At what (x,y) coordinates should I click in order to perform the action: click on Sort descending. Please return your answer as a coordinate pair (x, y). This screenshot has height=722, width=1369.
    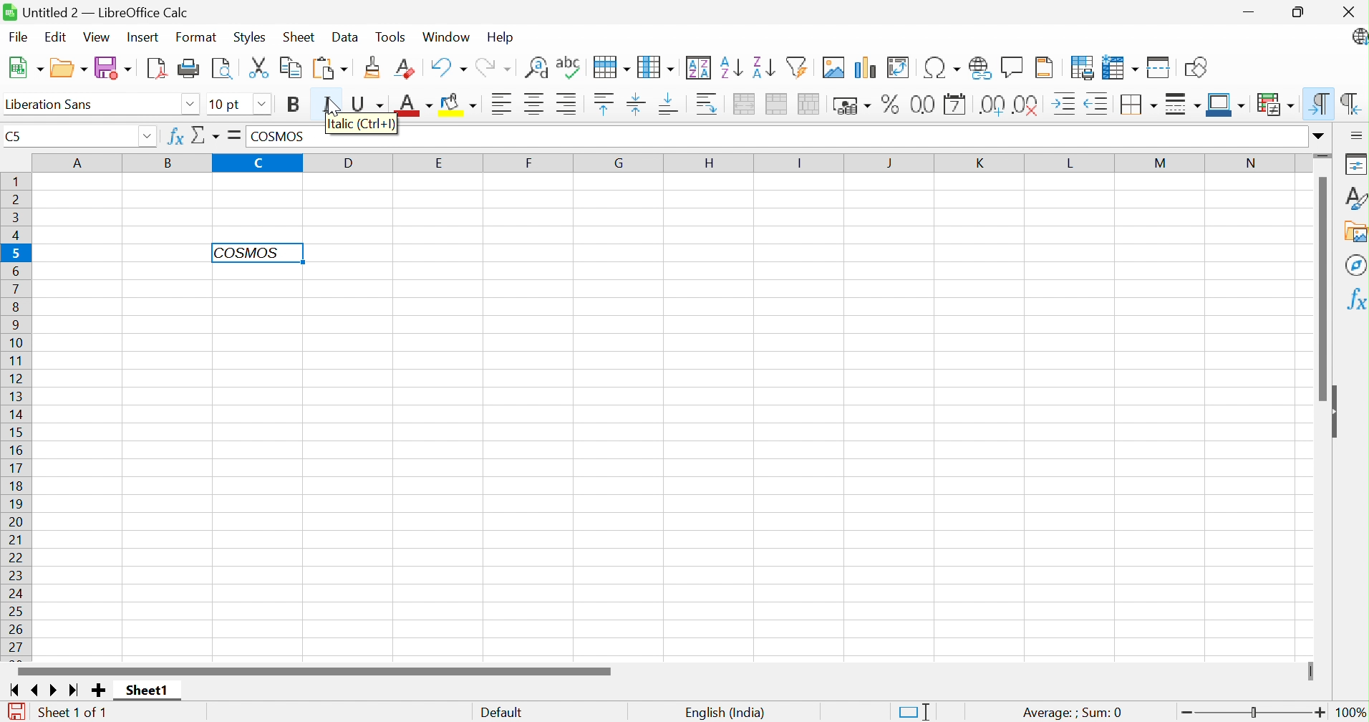
    Looking at the image, I should click on (763, 67).